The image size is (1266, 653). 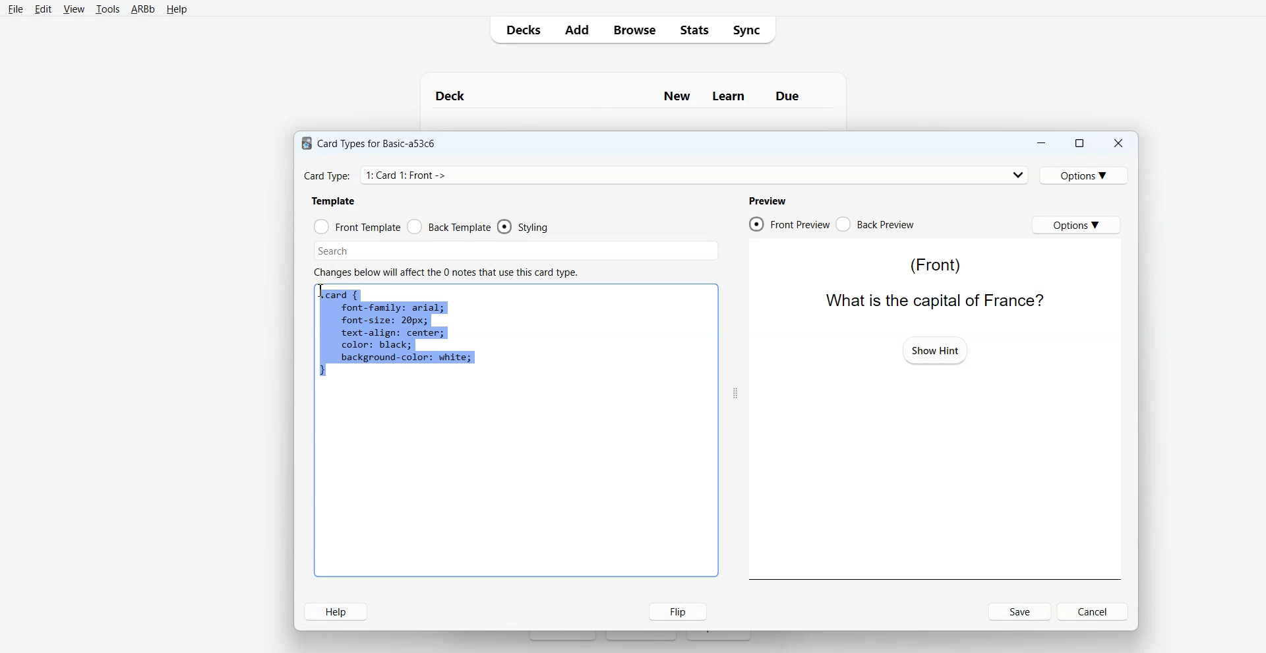 I want to click on Card Types for Basic-a53c6, so click(x=369, y=142).